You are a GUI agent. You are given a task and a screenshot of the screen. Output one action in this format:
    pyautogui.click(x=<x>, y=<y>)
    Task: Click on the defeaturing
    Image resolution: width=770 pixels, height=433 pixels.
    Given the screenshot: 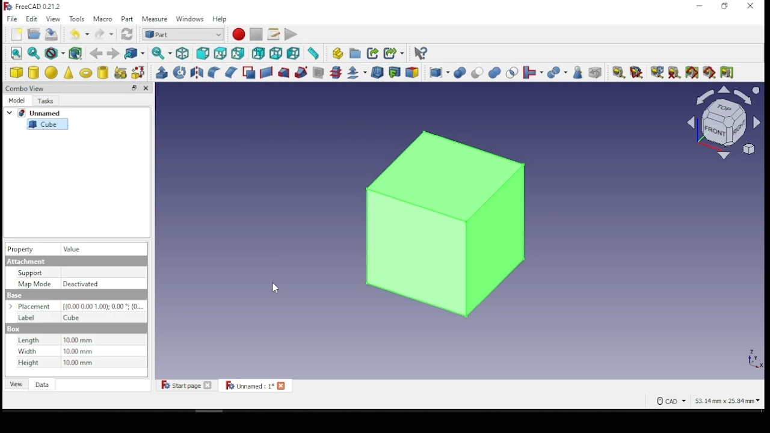 What is the action you would take?
    pyautogui.click(x=596, y=73)
    